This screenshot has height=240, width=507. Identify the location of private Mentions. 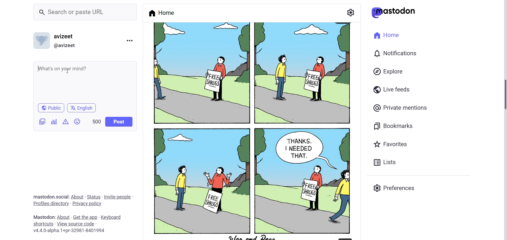
(400, 108).